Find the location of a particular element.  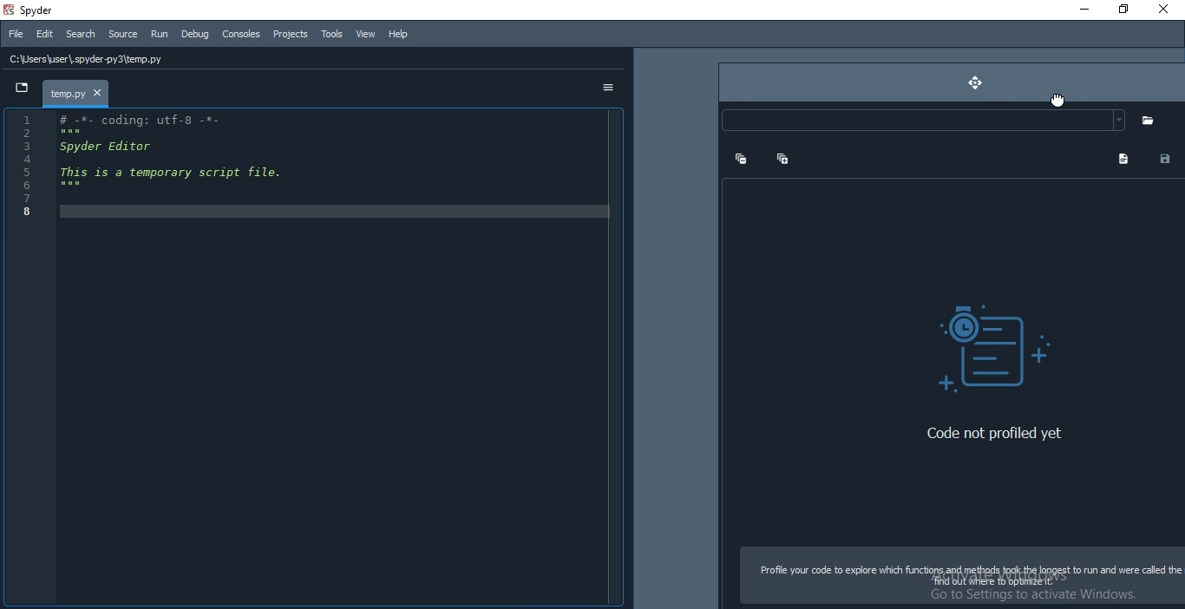

Minimise is located at coordinates (1076, 10).